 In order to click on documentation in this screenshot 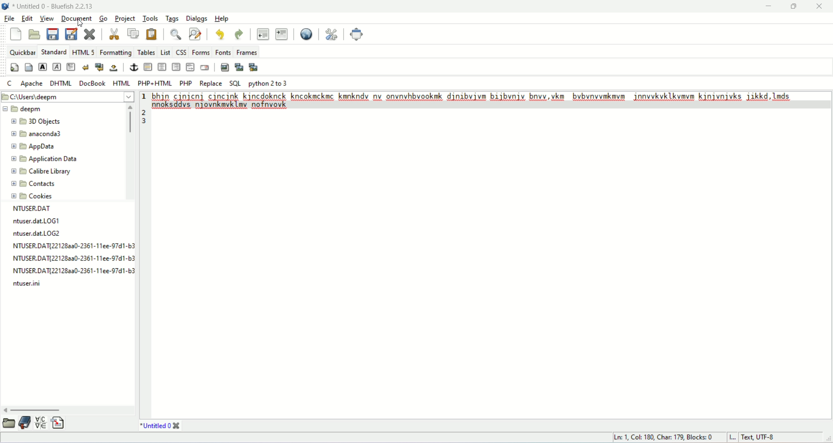, I will do `click(25, 424)`.